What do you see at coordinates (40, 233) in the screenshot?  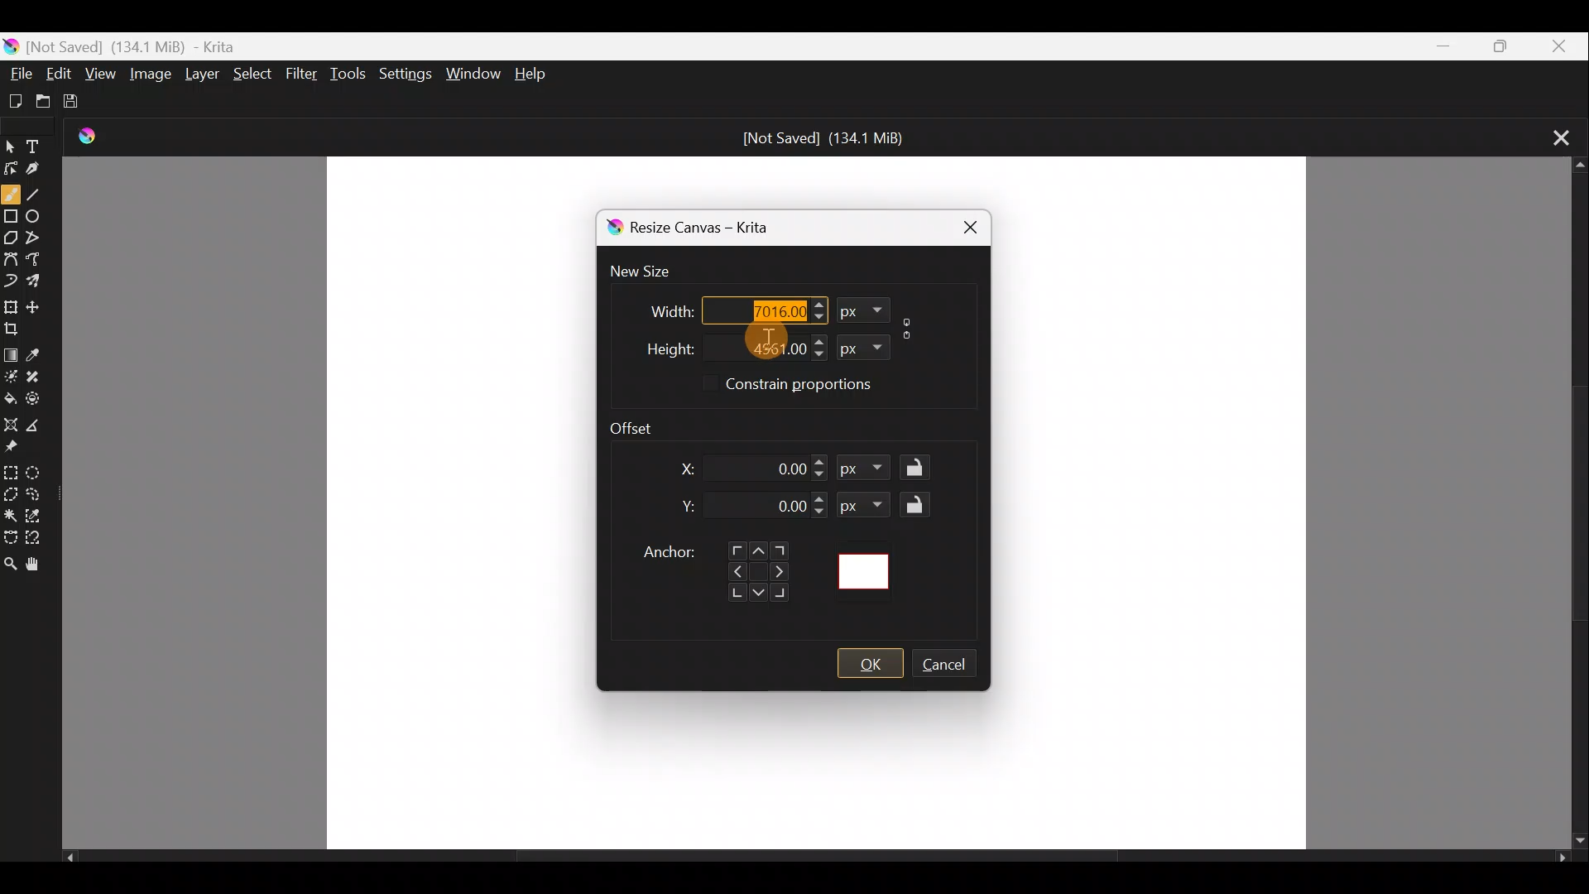 I see `Polyline tool` at bounding box center [40, 233].